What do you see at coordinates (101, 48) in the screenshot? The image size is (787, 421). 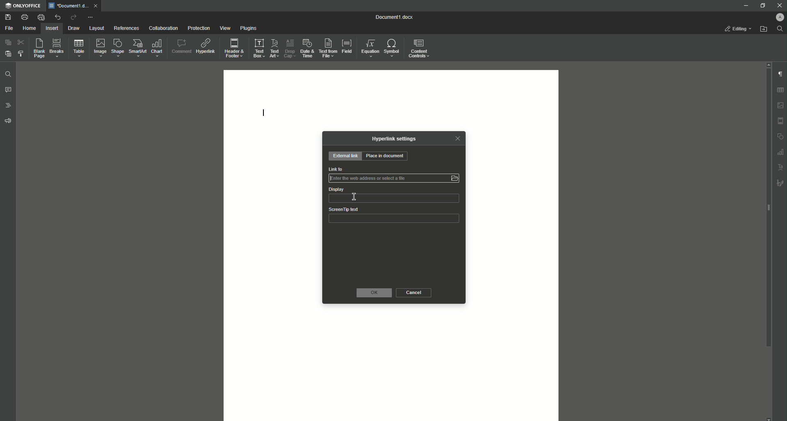 I see `Image` at bounding box center [101, 48].